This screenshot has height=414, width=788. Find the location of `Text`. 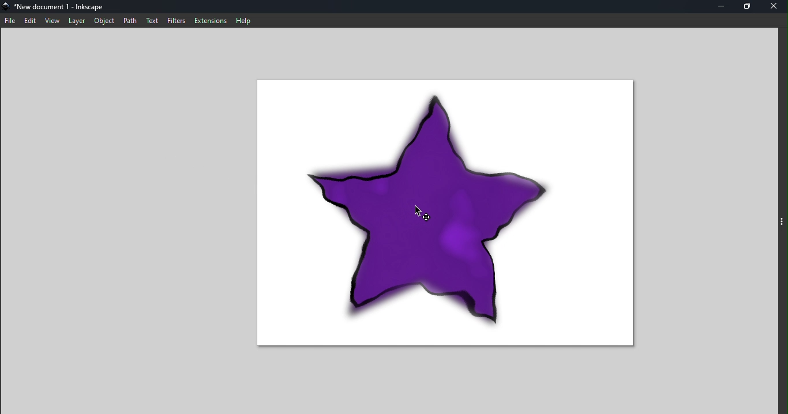

Text is located at coordinates (153, 20).